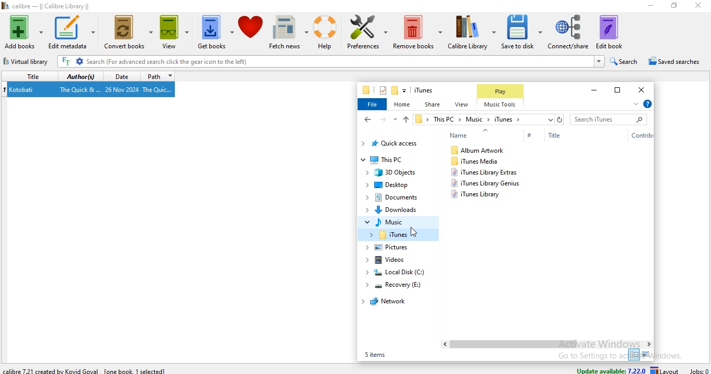  Describe the element at coordinates (430, 90) in the screenshot. I see `file name` at that location.